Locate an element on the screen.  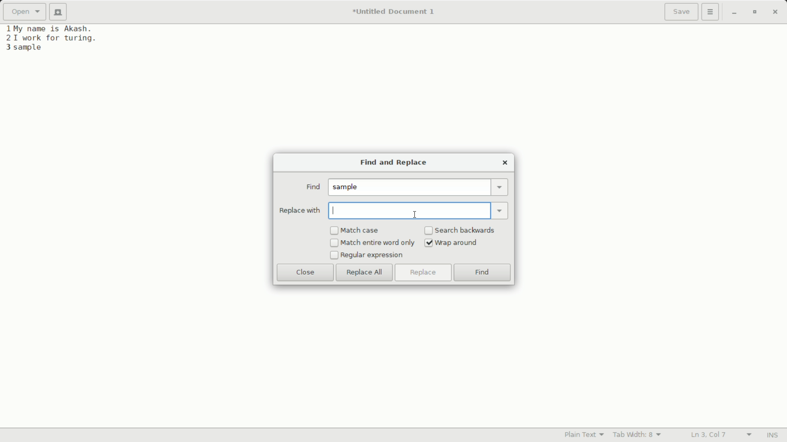
plain text is located at coordinates (586, 434).